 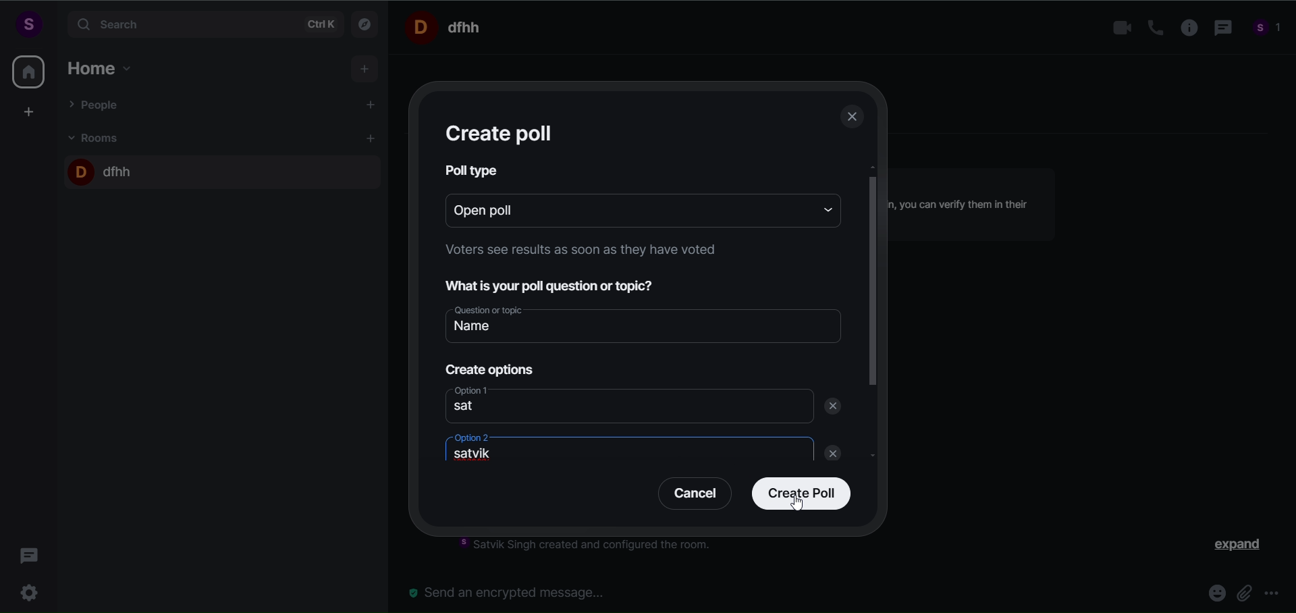 What do you see at coordinates (836, 415) in the screenshot?
I see `remove` at bounding box center [836, 415].